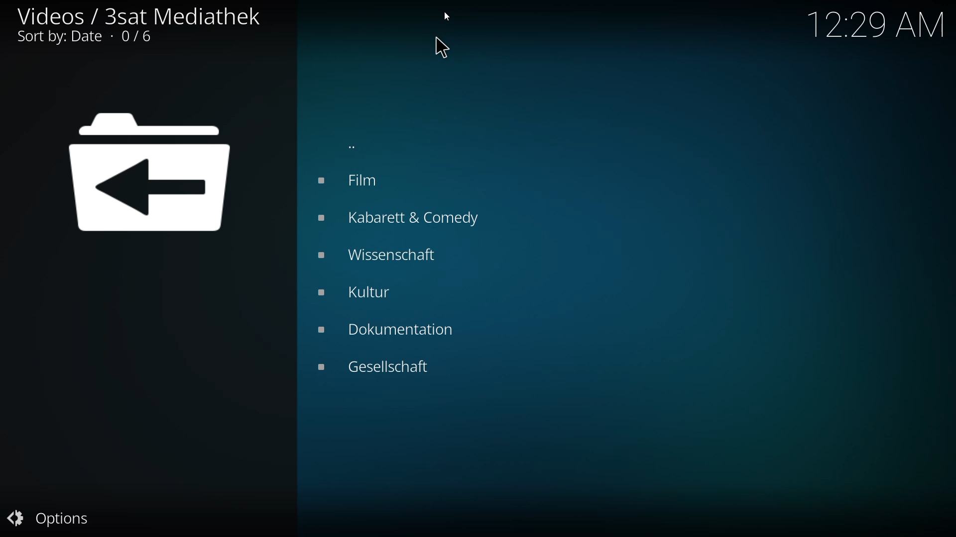 This screenshot has width=956, height=537. What do you see at coordinates (353, 180) in the screenshot?
I see `film` at bounding box center [353, 180].